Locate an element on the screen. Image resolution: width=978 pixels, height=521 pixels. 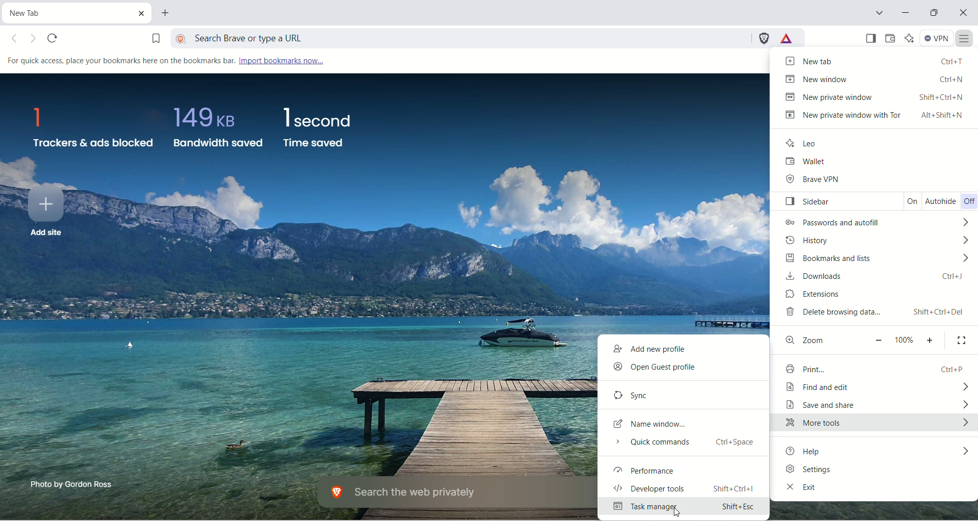
delete browsing history is located at coordinates (875, 315).